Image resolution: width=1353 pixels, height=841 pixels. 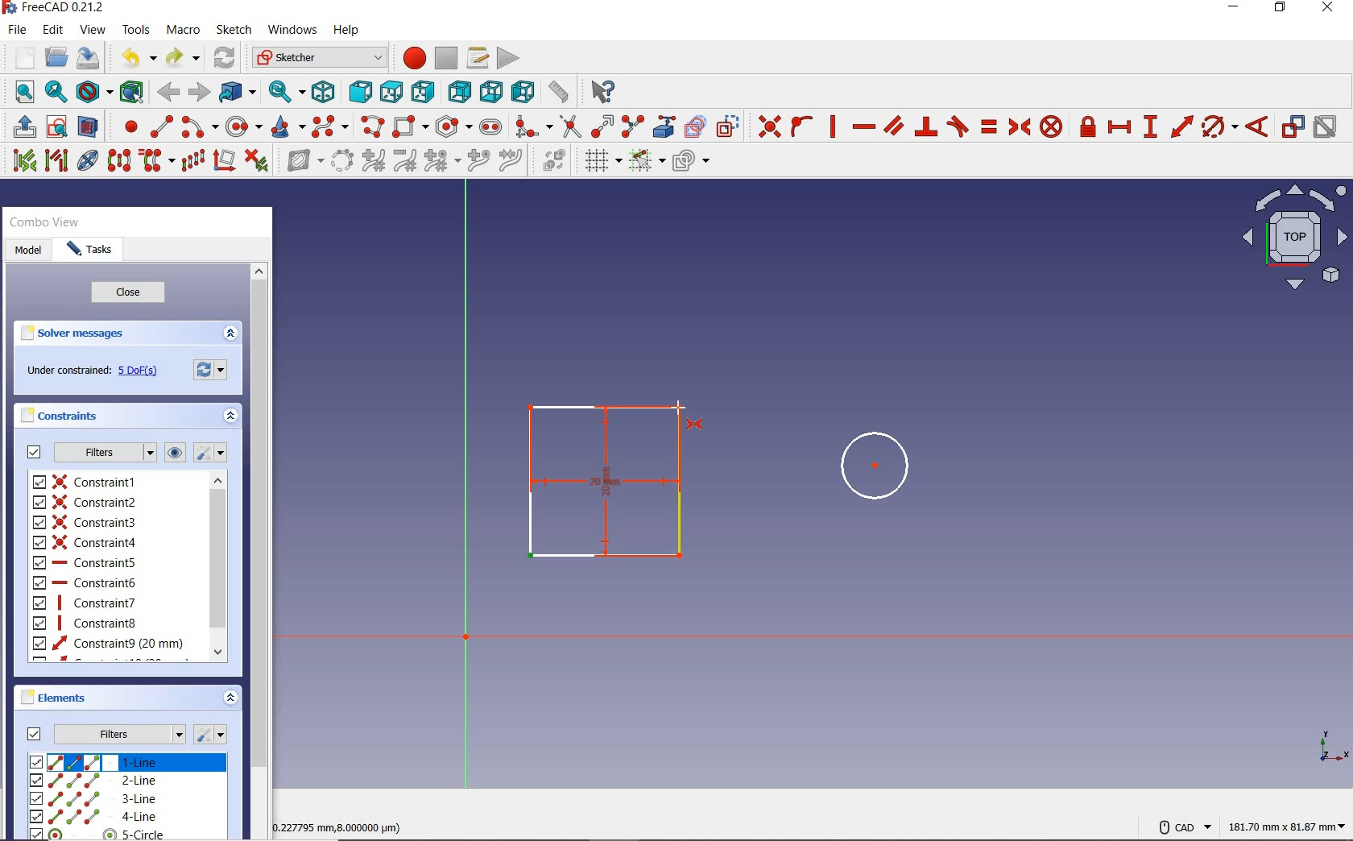 I want to click on constraint7, so click(x=85, y=603).